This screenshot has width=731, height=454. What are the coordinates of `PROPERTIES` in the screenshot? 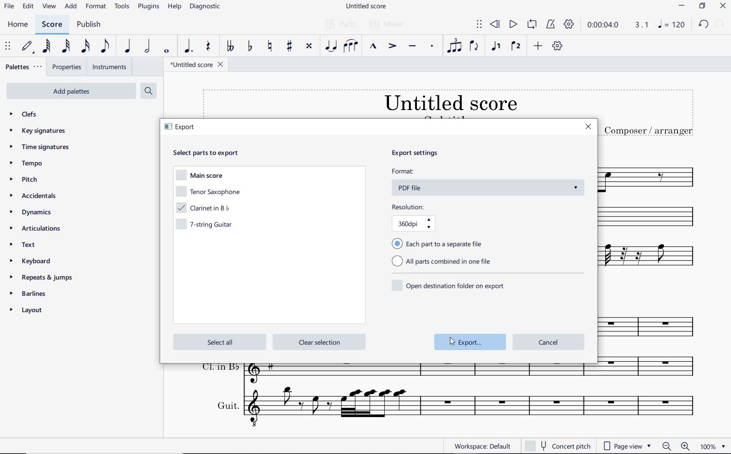 It's located at (67, 67).